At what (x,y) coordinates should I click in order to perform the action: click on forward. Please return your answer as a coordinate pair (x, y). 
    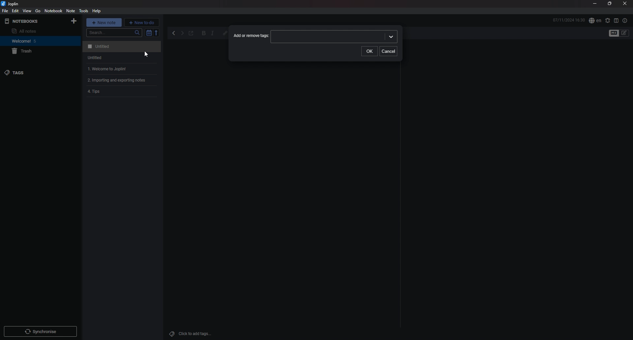
    Looking at the image, I should click on (182, 34).